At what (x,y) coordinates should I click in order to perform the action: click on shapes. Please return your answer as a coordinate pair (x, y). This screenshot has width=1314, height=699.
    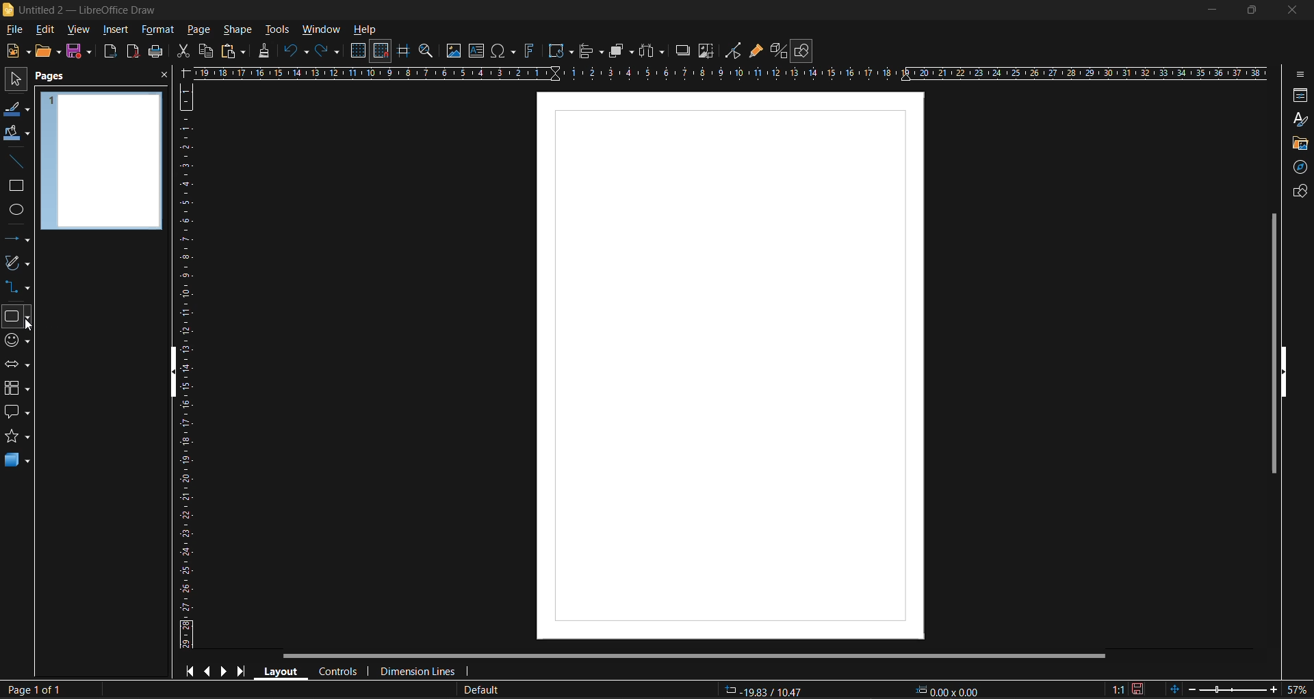
    Looking at the image, I should click on (1298, 191).